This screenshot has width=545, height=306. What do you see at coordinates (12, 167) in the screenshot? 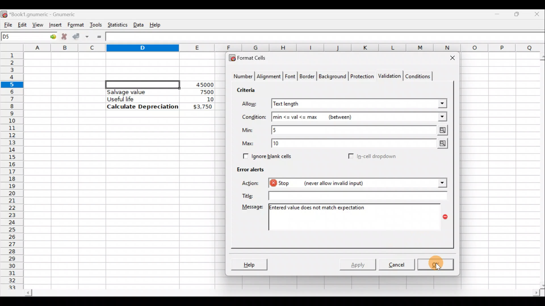
I see `Rows` at bounding box center [12, 167].